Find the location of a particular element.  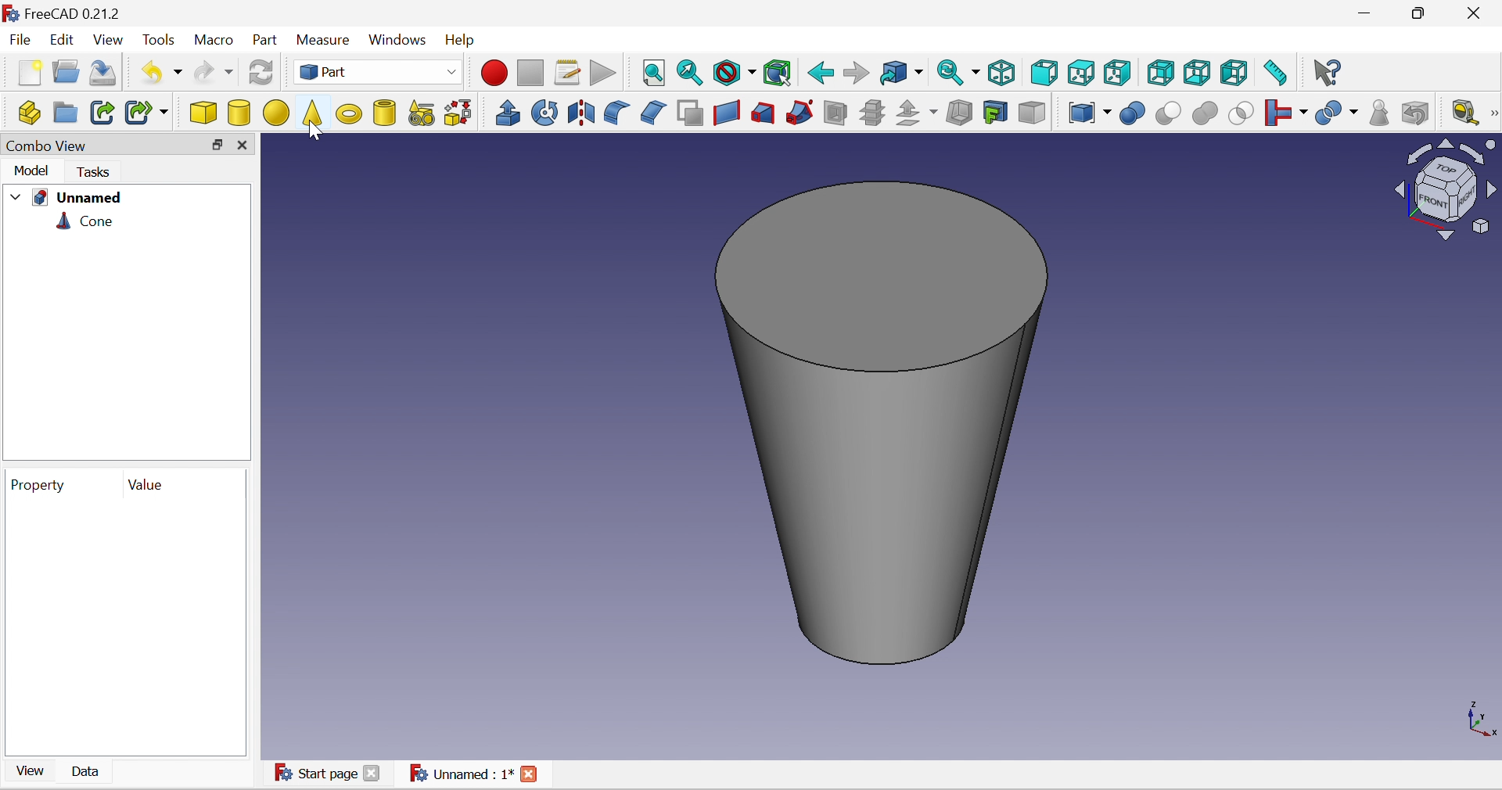

Sync view is located at coordinates (958, 73).